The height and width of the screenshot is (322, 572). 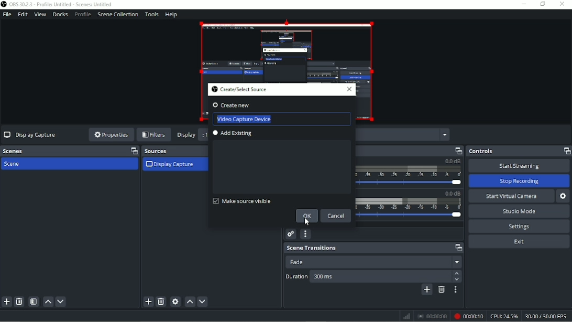 What do you see at coordinates (59, 5) in the screenshot?
I see `0BS 30.2.3 - Profile: Untitled - Scenes: Untitled` at bounding box center [59, 5].